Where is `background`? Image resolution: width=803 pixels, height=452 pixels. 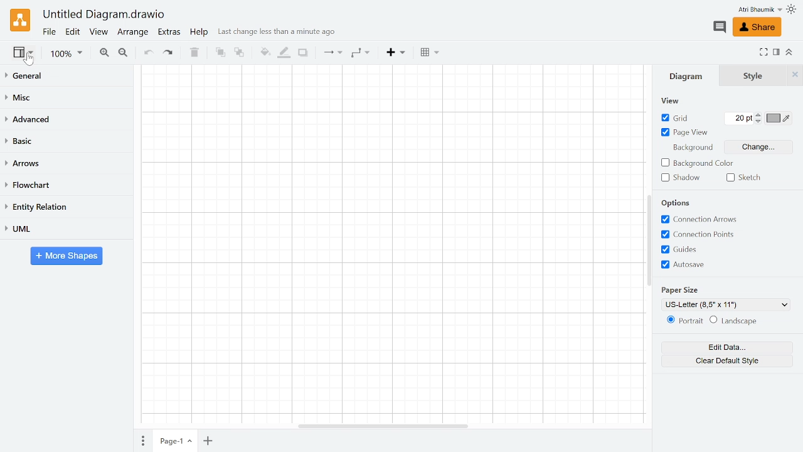
background is located at coordinates (691, 146).